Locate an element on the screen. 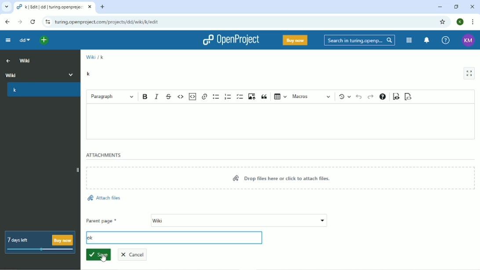 This screenshot has width=480, height=270. Buy now is located at coordinates (295, 40).